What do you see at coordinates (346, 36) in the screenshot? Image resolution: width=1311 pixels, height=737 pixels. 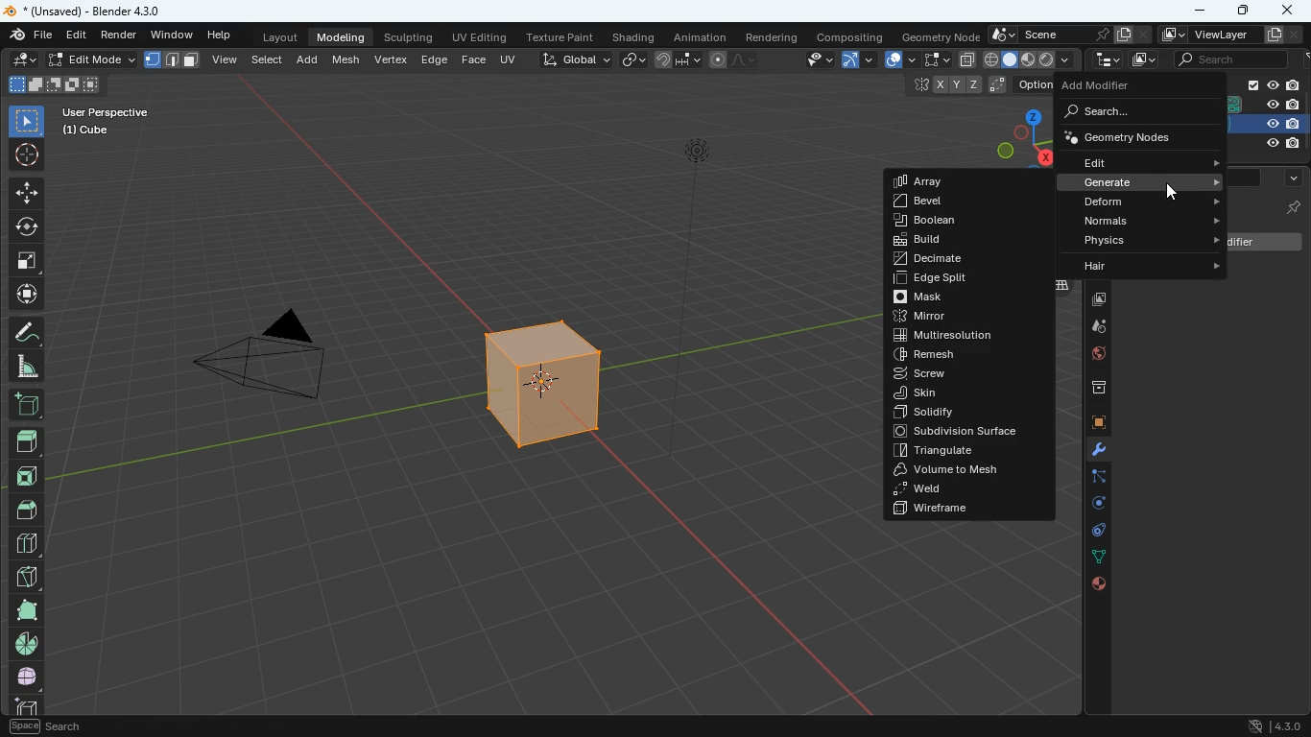 I see `modeling` at bounding box center [346, 36].